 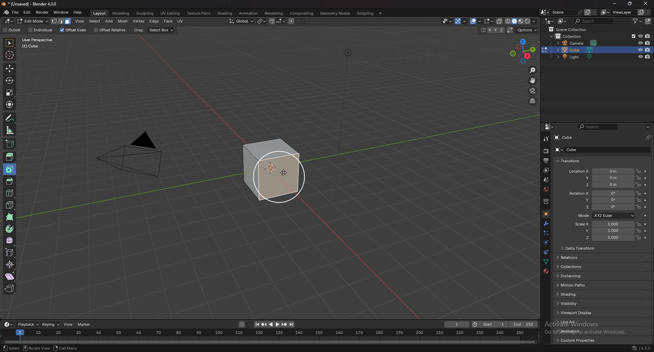 I want to click on options, so click(x=648, y=127).